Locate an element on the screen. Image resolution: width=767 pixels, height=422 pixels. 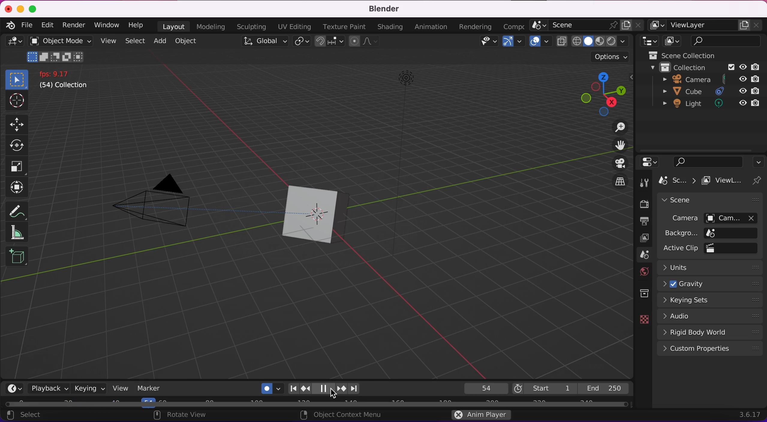
texture is located at coordinates (642, 319).